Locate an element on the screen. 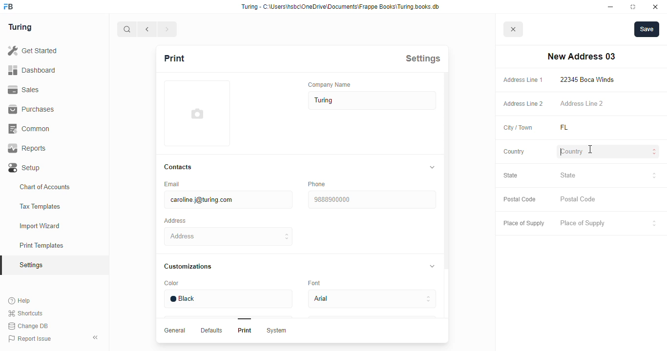 The image size is (667, 351). color is located at coordinates (171, 283).